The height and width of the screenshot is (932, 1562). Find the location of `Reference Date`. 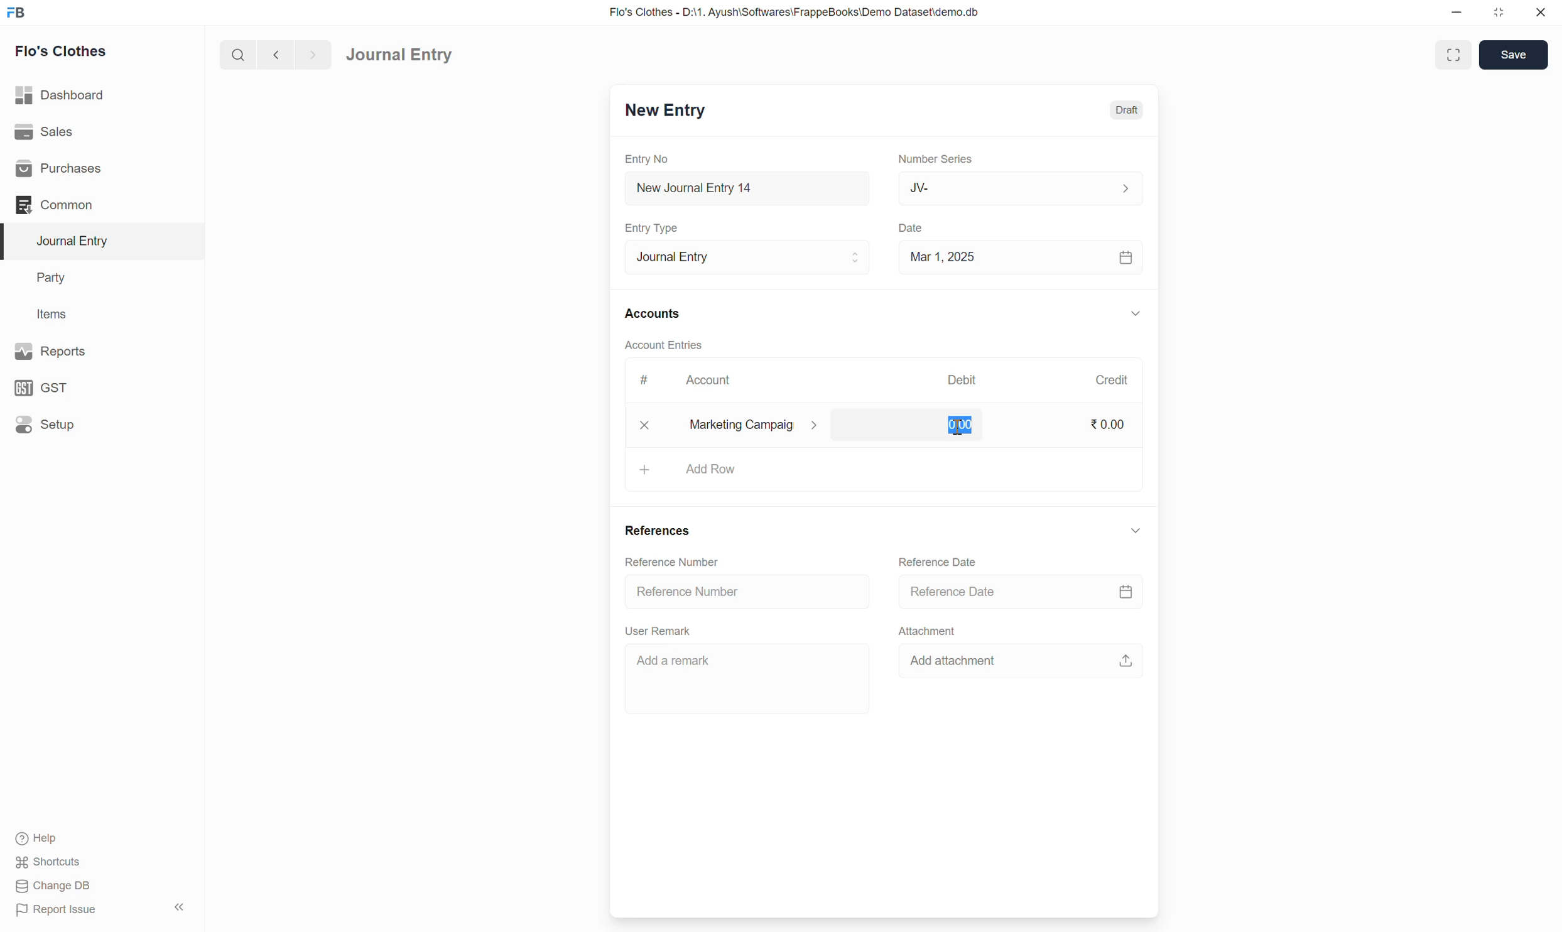

Reference Date is located at coordinates (956, 590).